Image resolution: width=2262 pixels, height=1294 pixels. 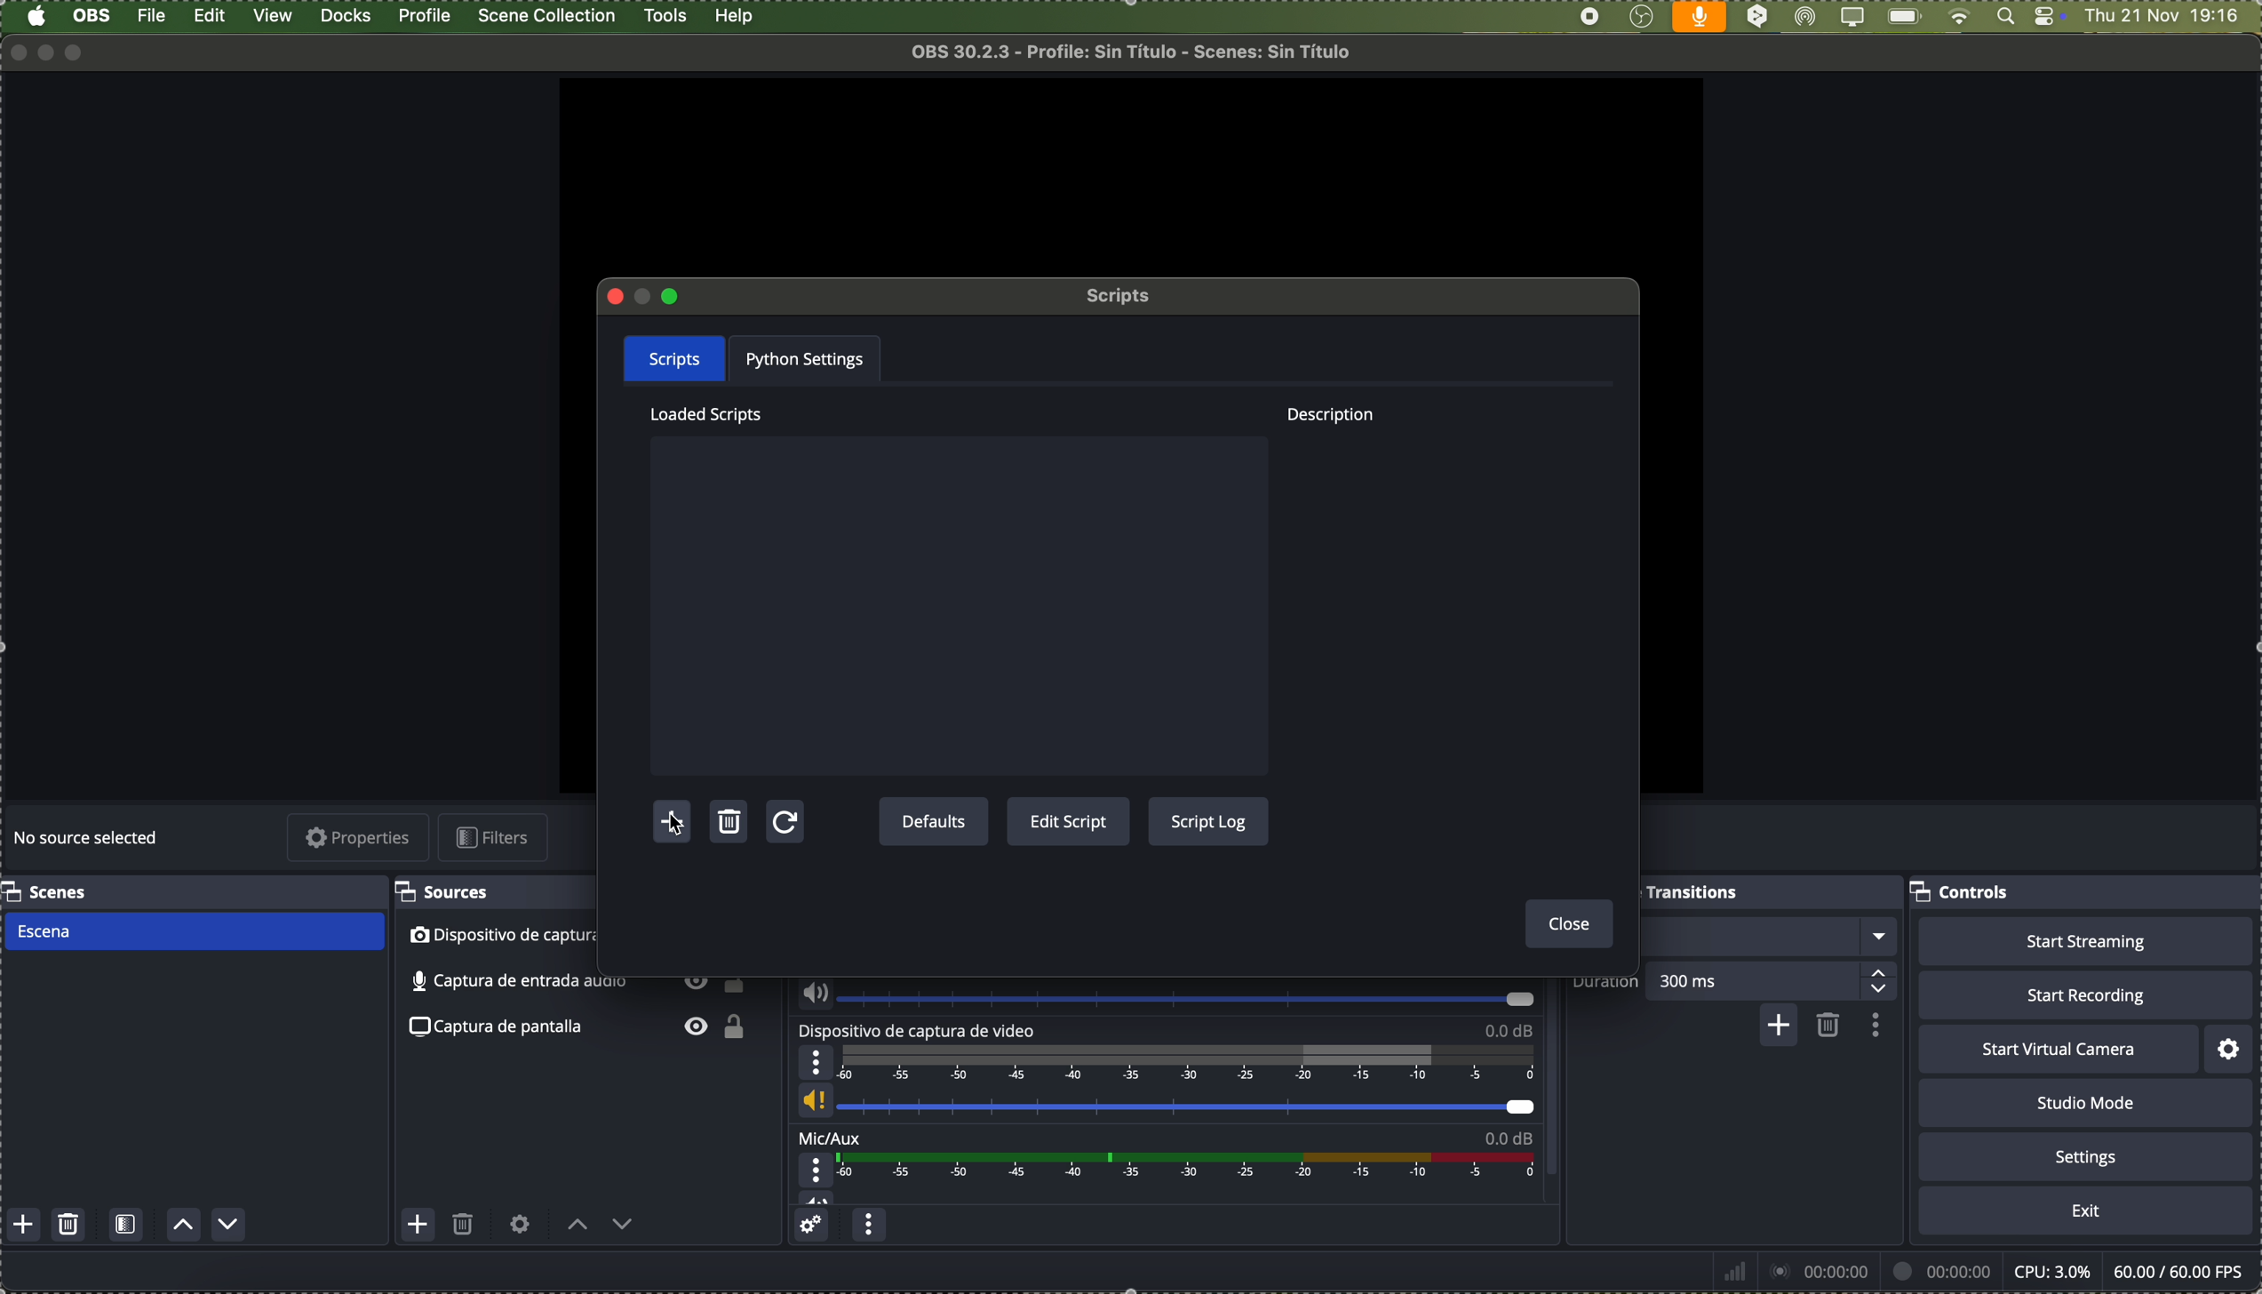 What do you see at coordinates (89, 840) in the screenshot?
I see `no source selected` at bounding box center [89, 840].